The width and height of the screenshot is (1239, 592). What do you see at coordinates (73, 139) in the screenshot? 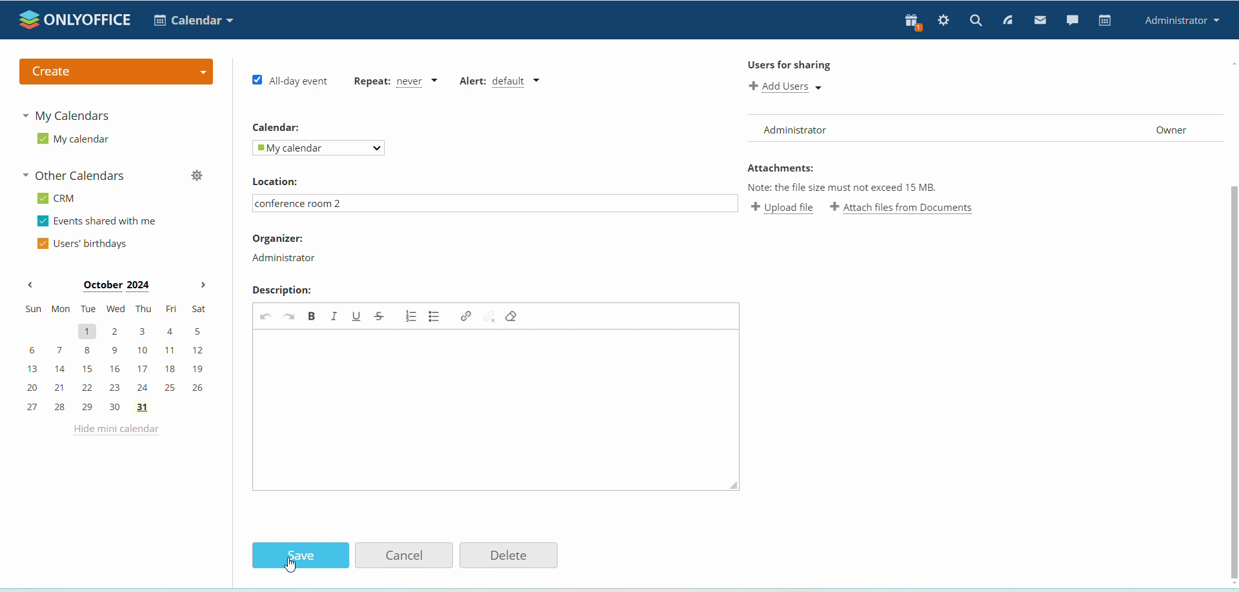
I see `my calendar` at bounding box center [73, 139].